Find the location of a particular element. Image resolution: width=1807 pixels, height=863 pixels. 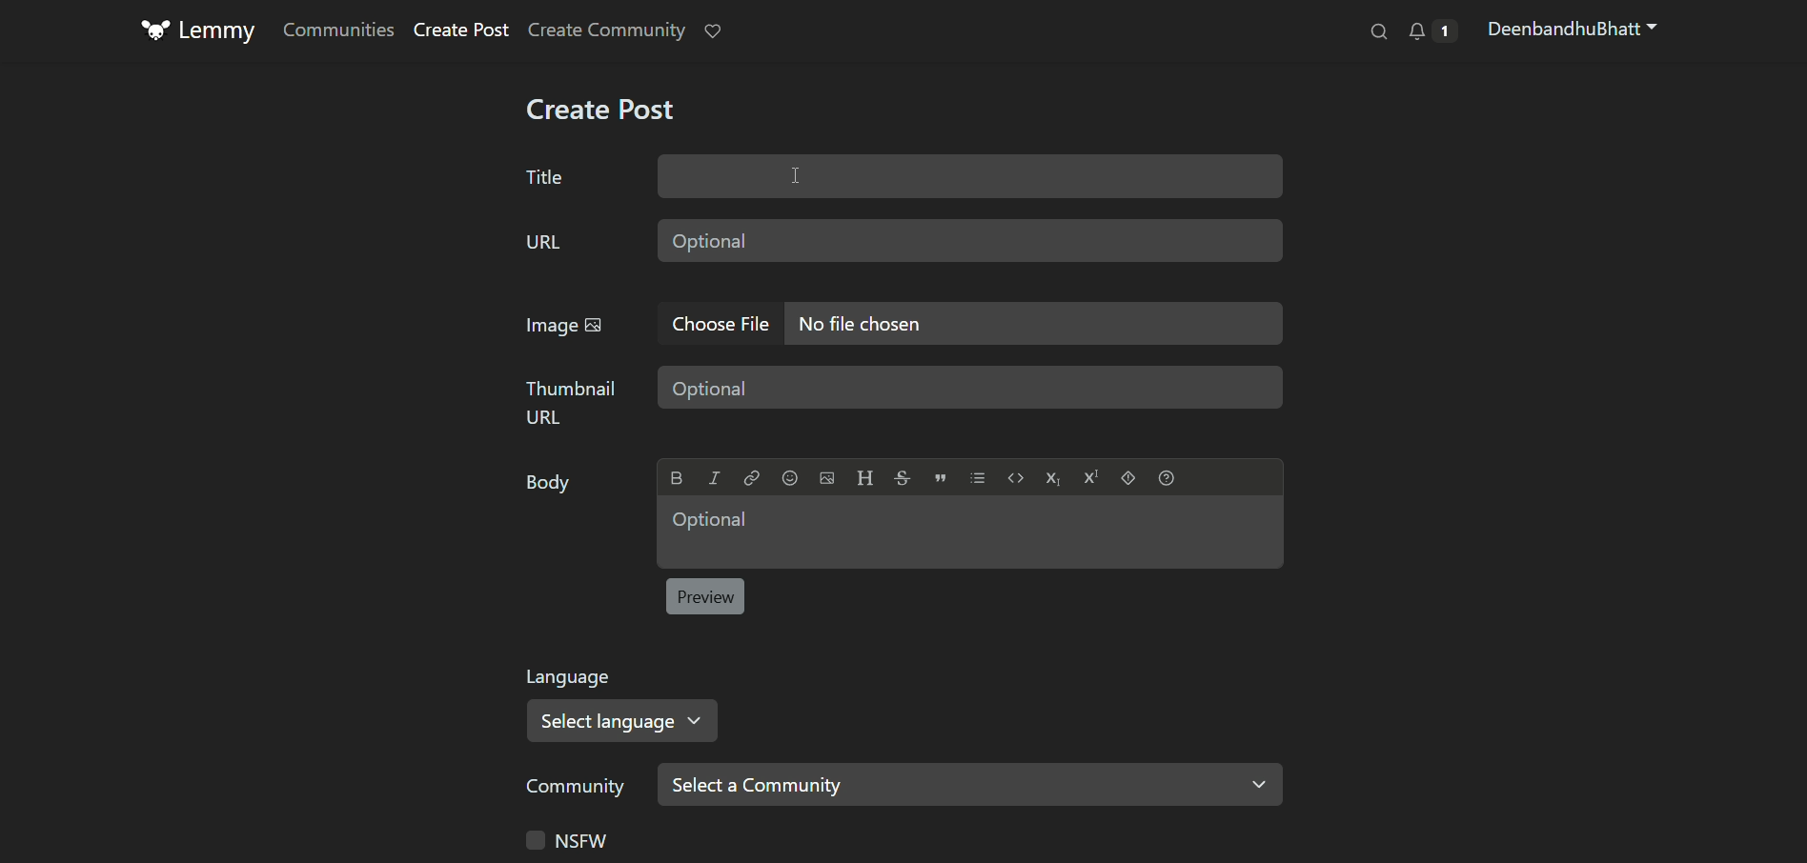

preview is located at coordinates (707, 596).